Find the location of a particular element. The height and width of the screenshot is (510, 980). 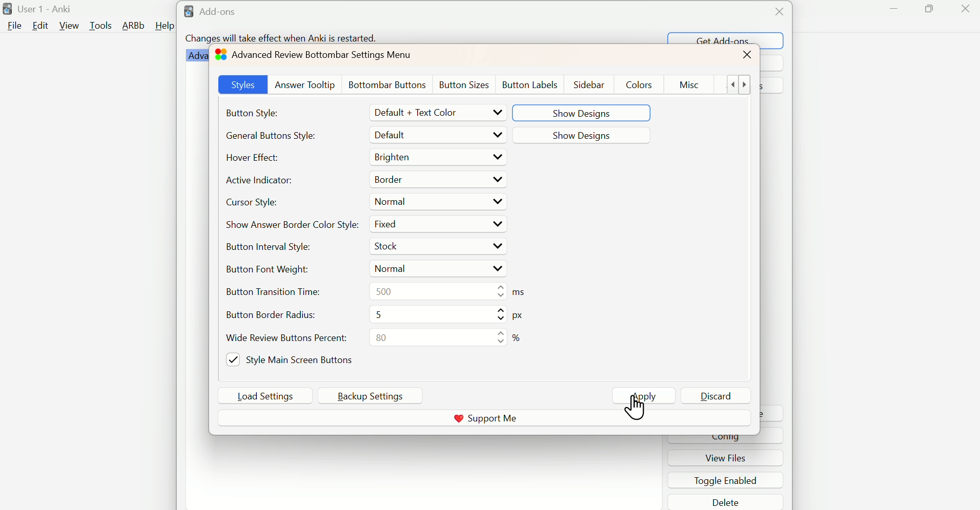

Stock is located at coordinates (389, 245).